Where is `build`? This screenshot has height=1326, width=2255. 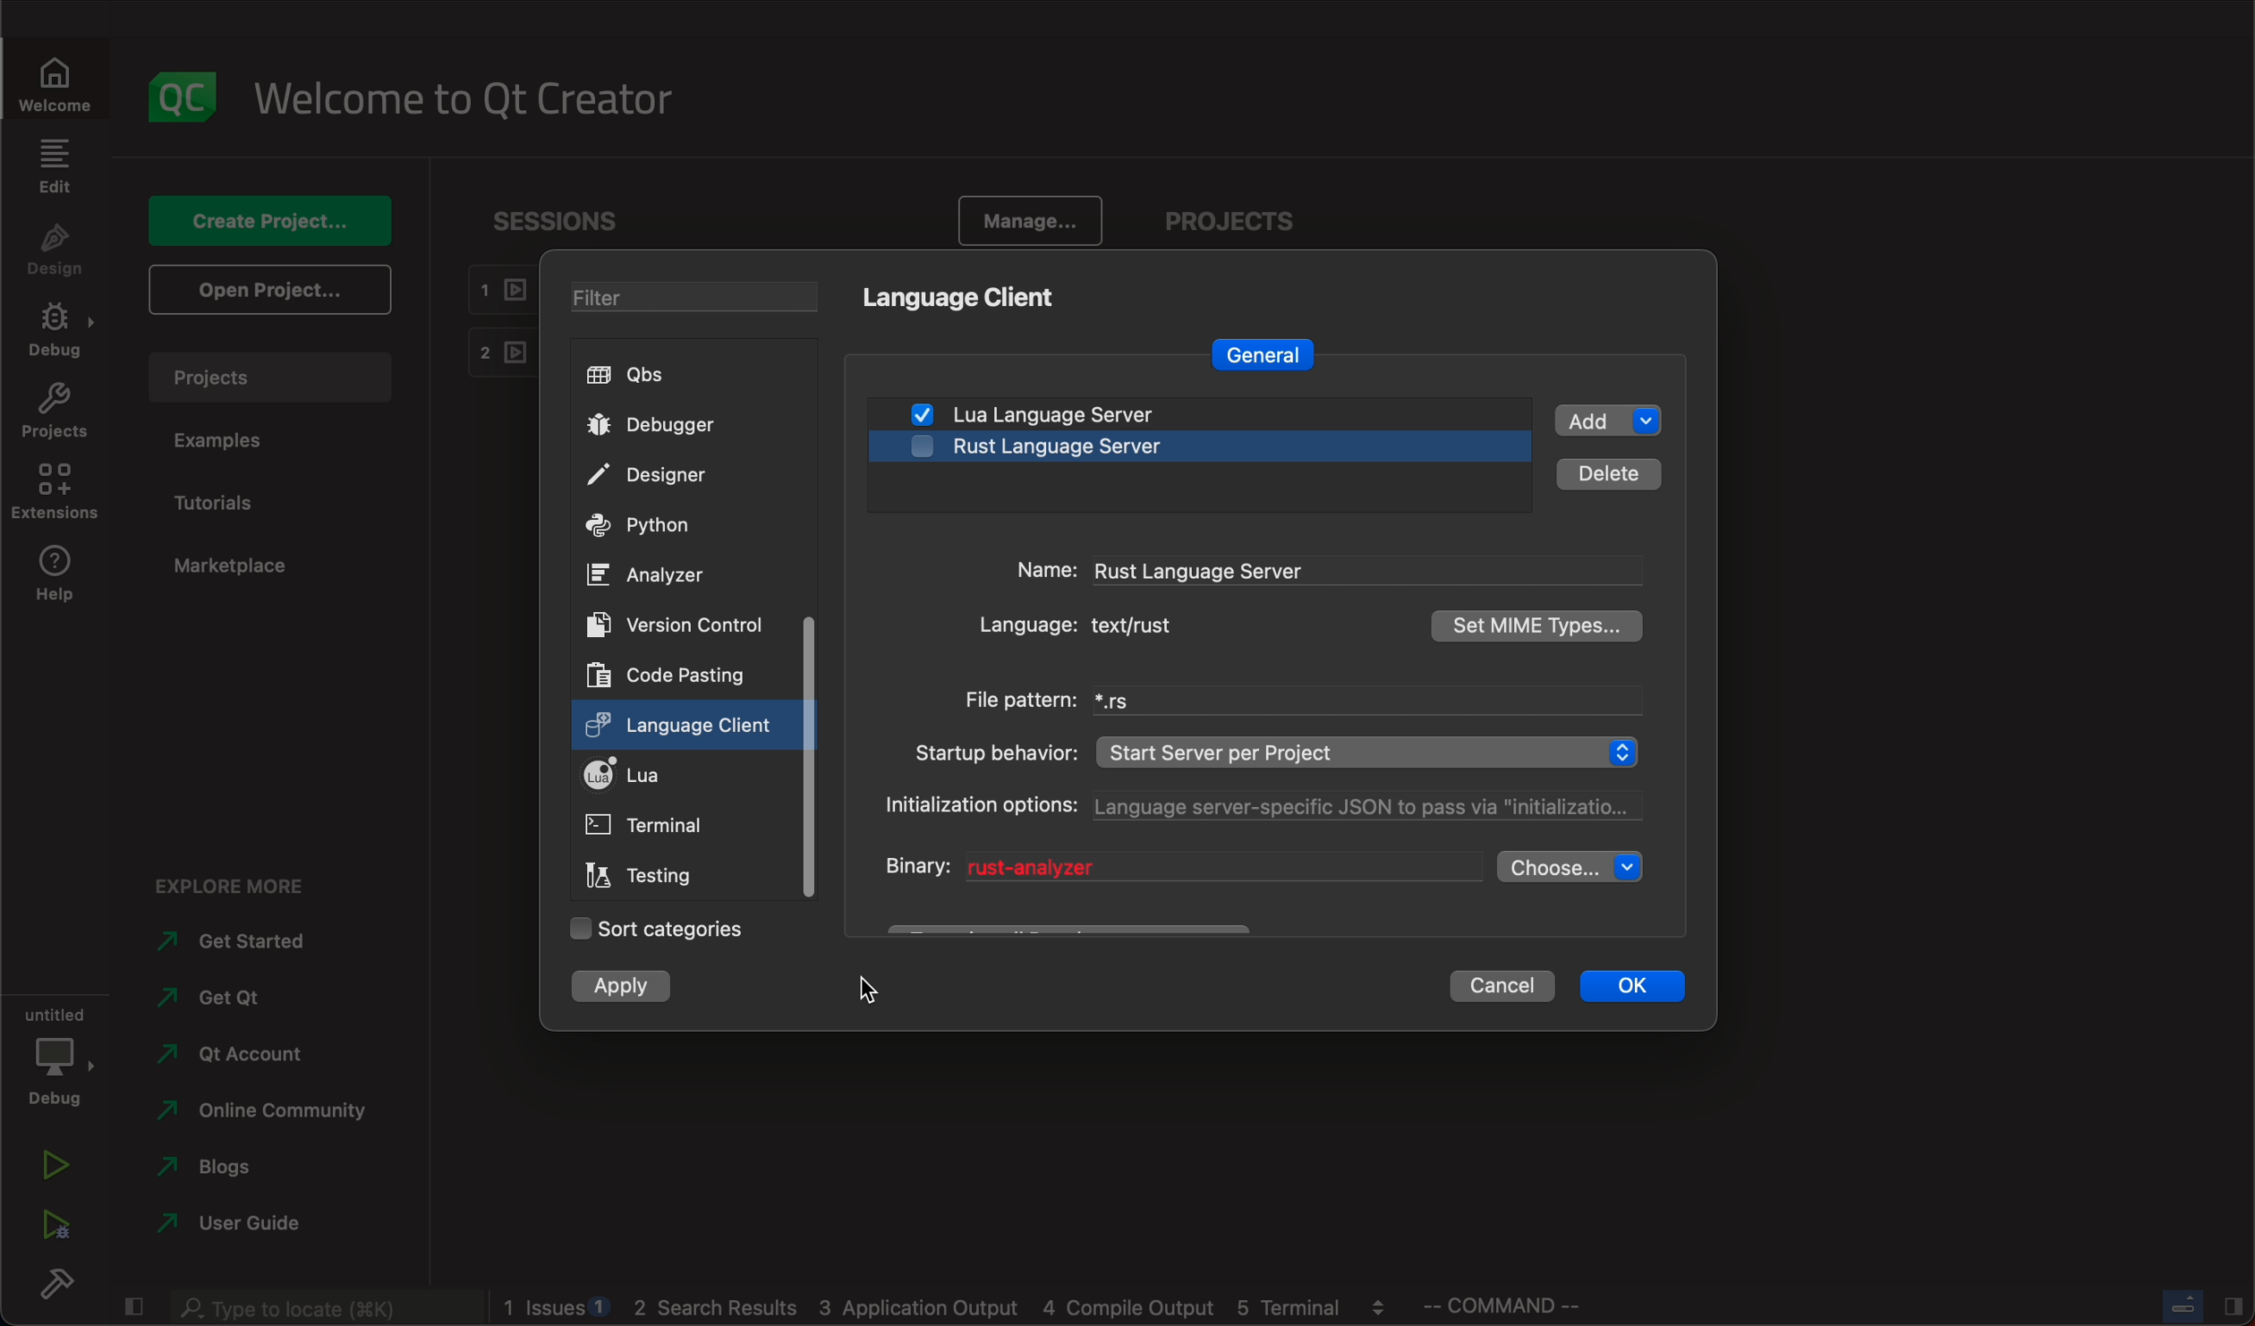 build is located at coordinates (64, 1288).